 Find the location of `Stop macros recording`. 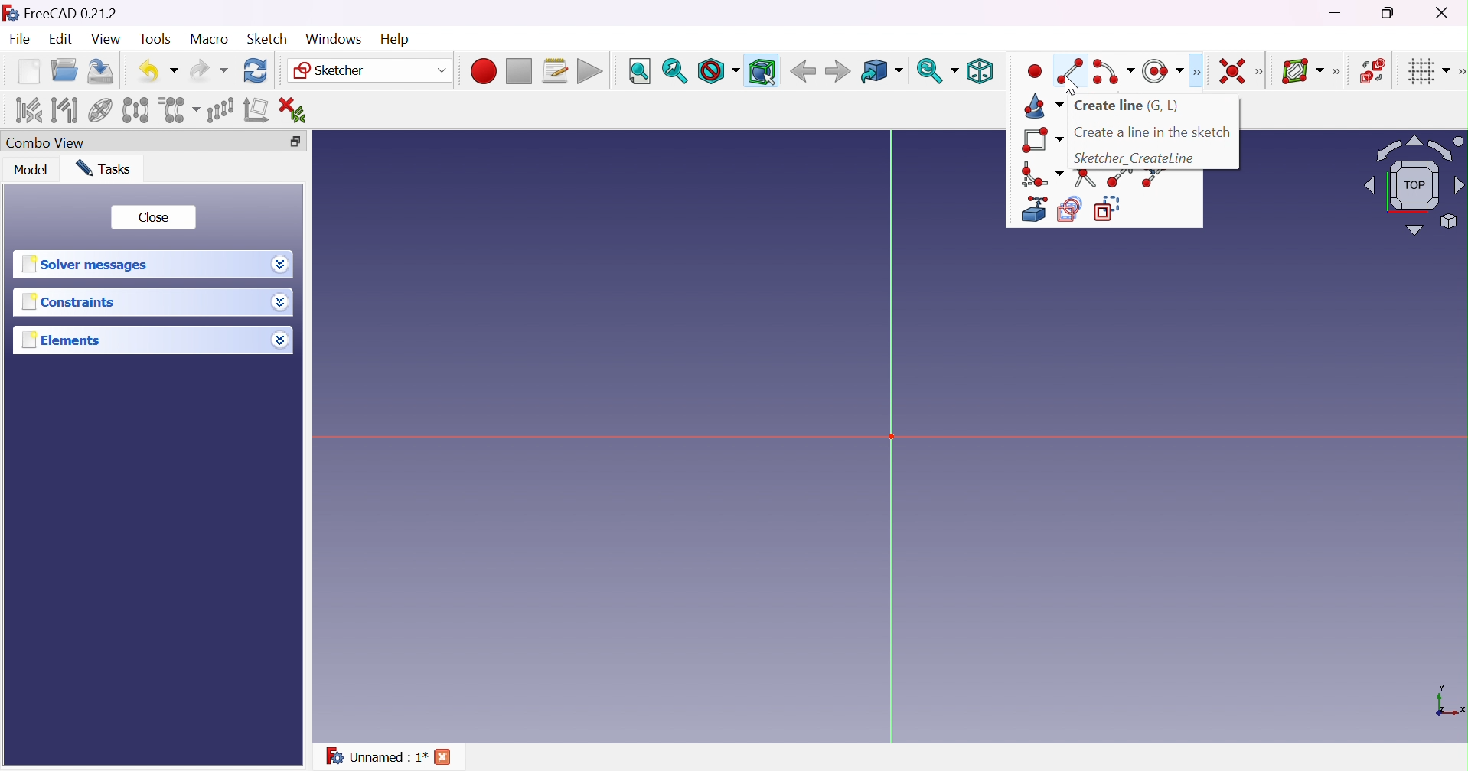

Stop macros recording is located at coordinates (518, 72).